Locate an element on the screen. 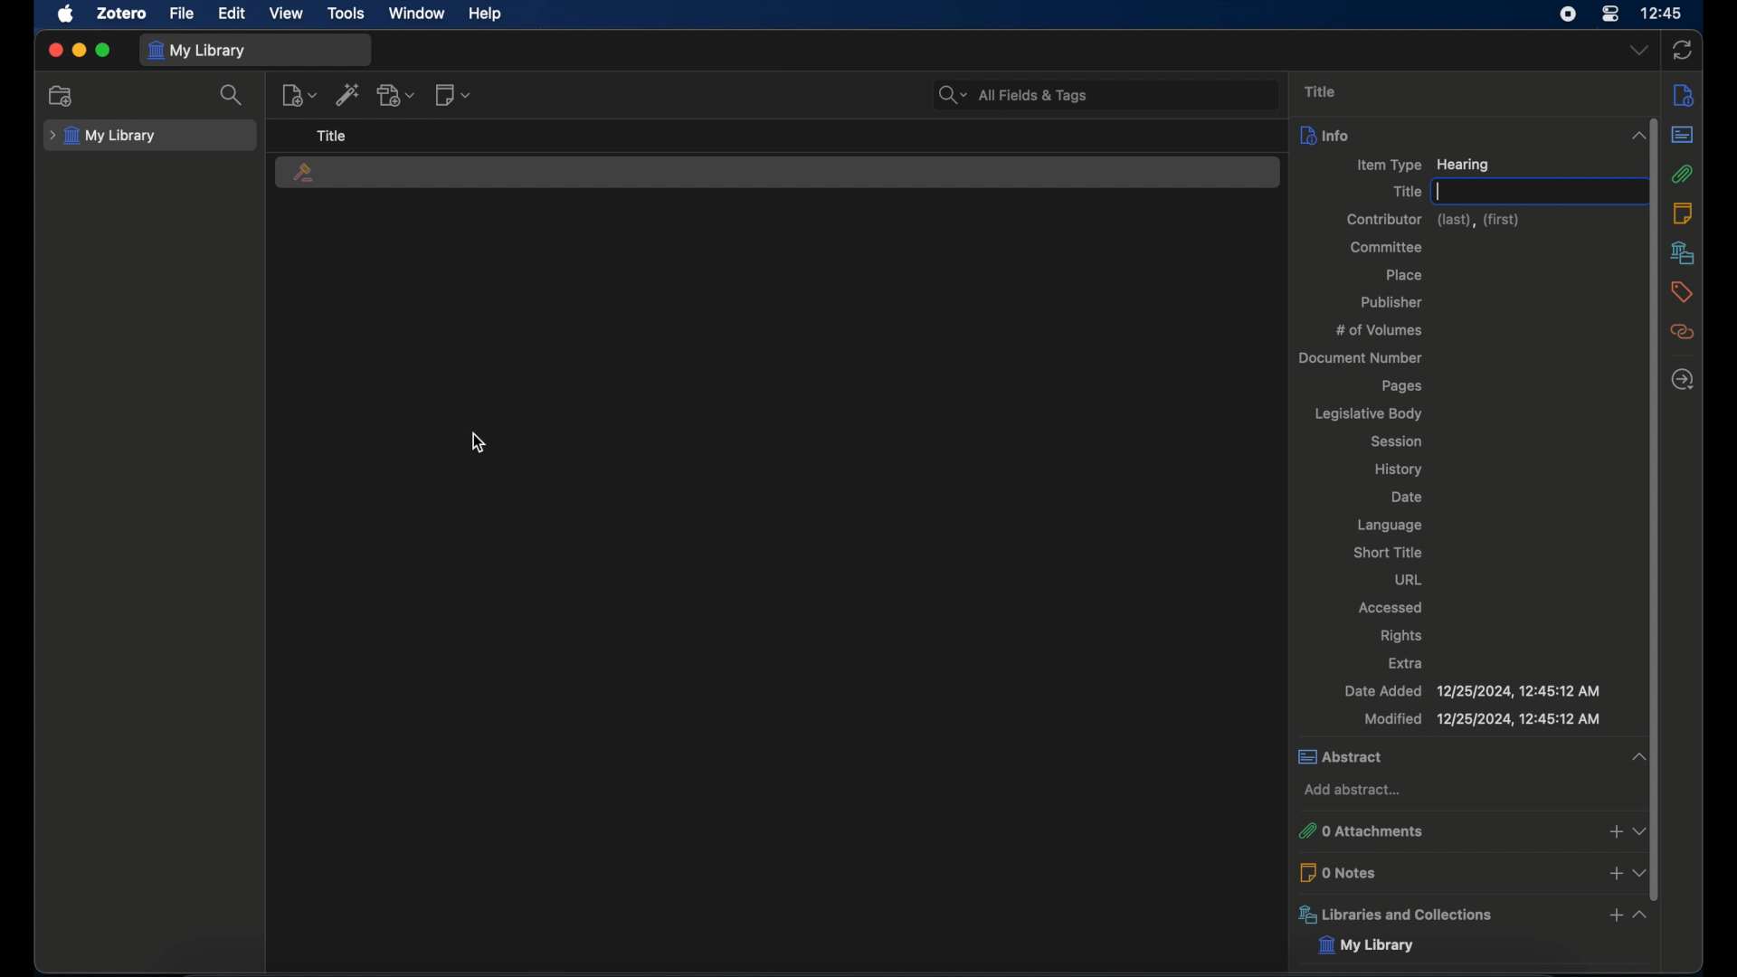 Image resolution: width=1737 pixels, height=977 pixels. zotero is located at coordinates (121, 14).